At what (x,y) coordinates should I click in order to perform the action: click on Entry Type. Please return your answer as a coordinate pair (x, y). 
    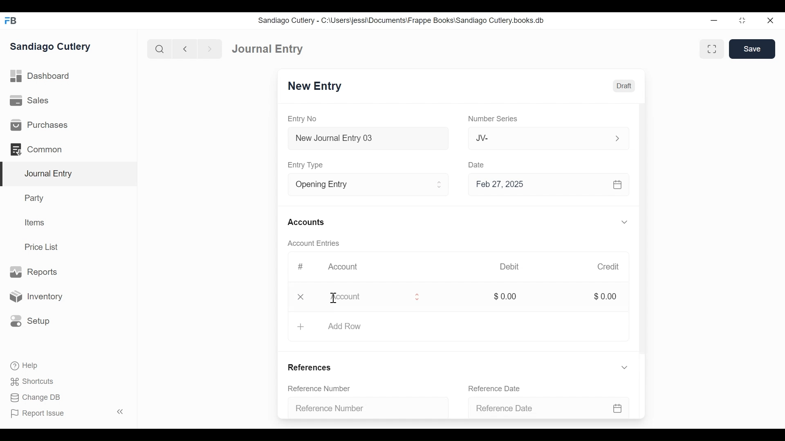
    Looking at the image, I should click on (357, 185).